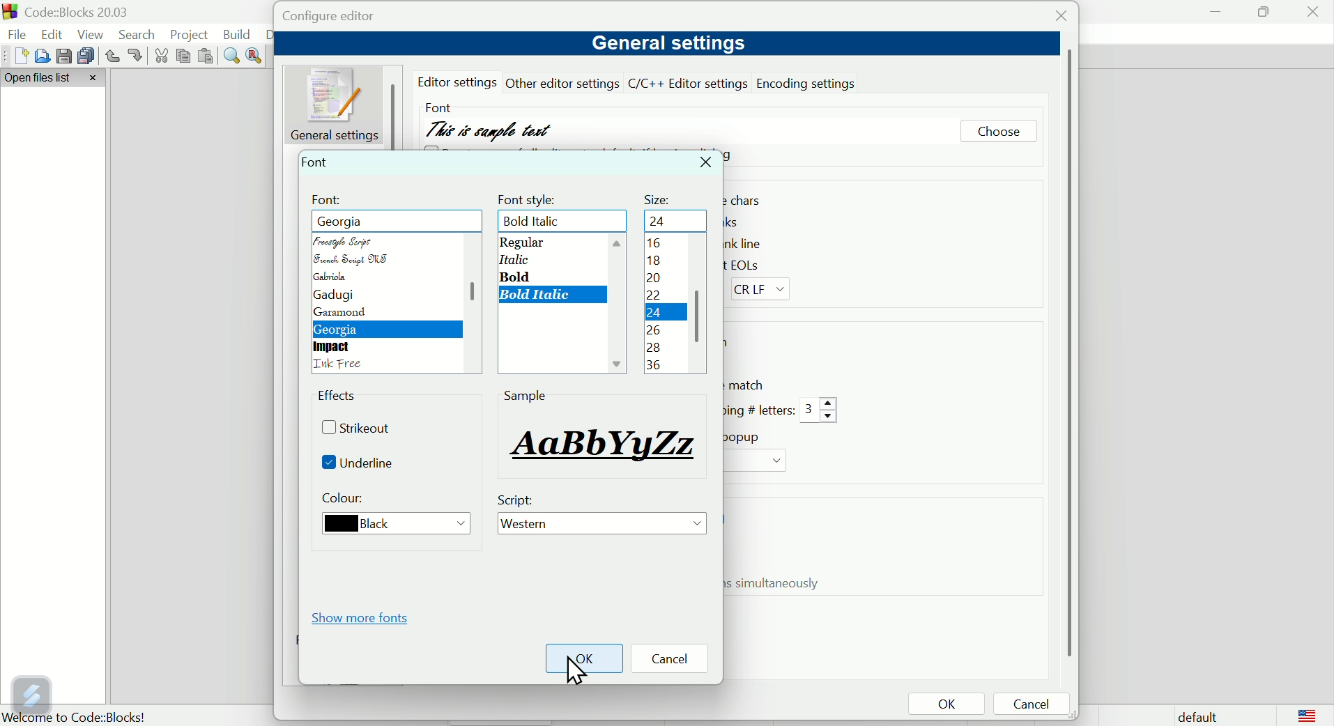  What do you see at coordinates (468, 299) in the screenshot?
I see `scroll bar` at bounding box center [468, 299].